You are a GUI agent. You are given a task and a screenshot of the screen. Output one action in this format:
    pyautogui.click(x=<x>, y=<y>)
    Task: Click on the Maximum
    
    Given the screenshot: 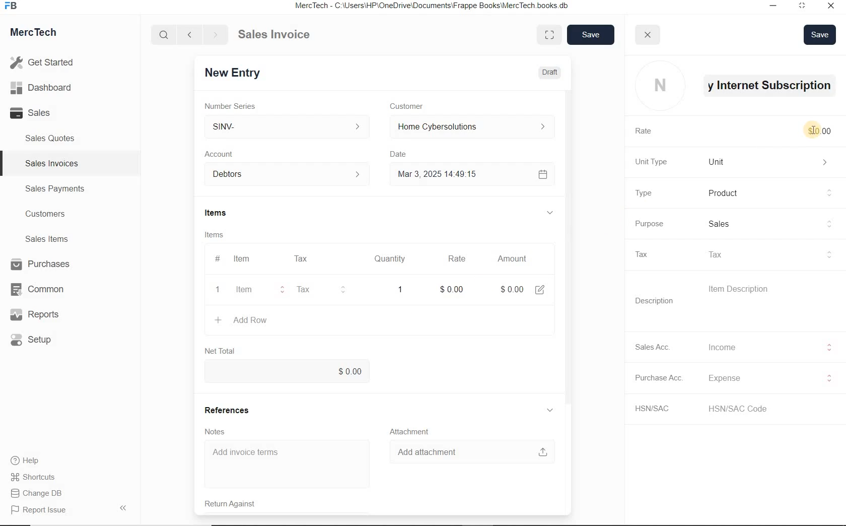 What is the action you would take?
    pyautogui.click(x=802, y=7)
    